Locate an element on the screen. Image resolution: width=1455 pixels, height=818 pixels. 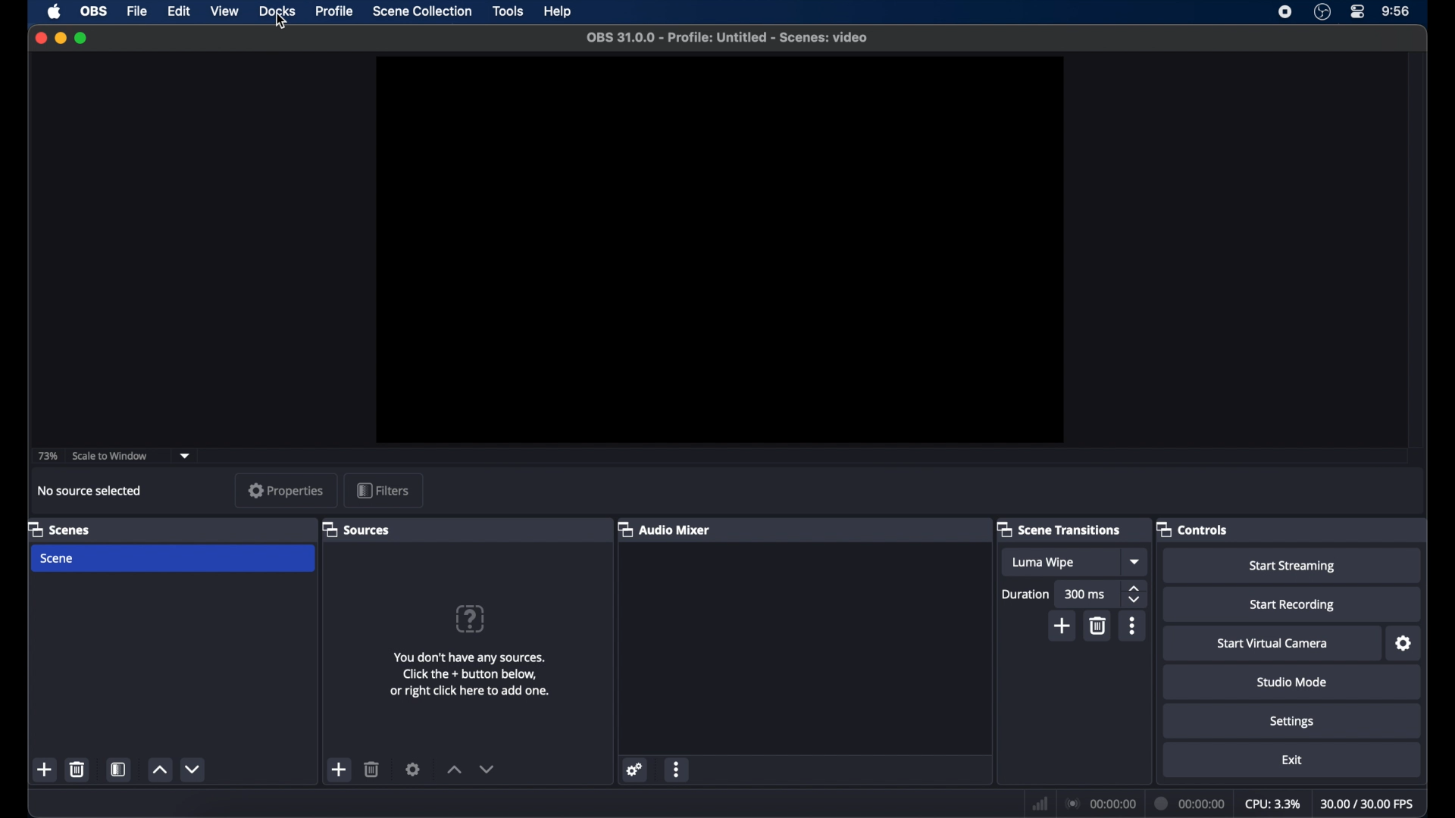
network is located at coordinates (1040, 804).